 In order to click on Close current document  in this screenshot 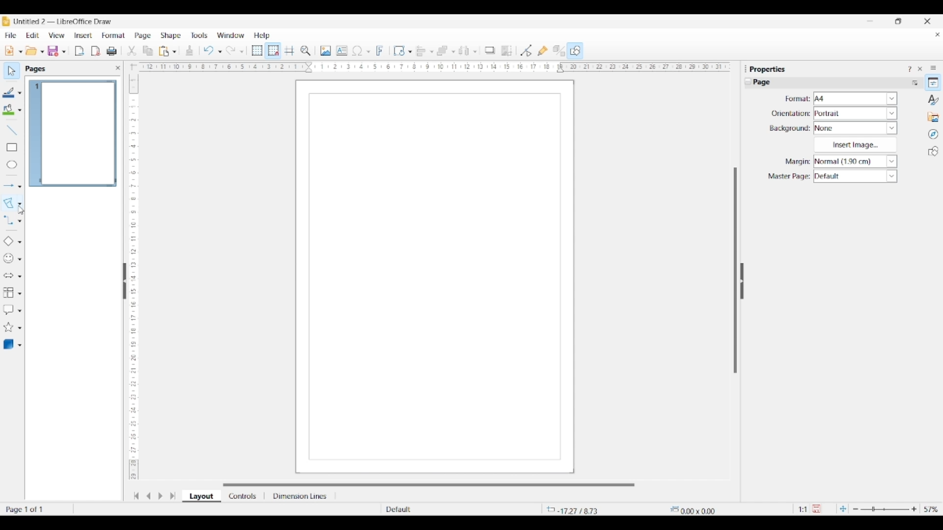, I will do `click(937, 35)`.